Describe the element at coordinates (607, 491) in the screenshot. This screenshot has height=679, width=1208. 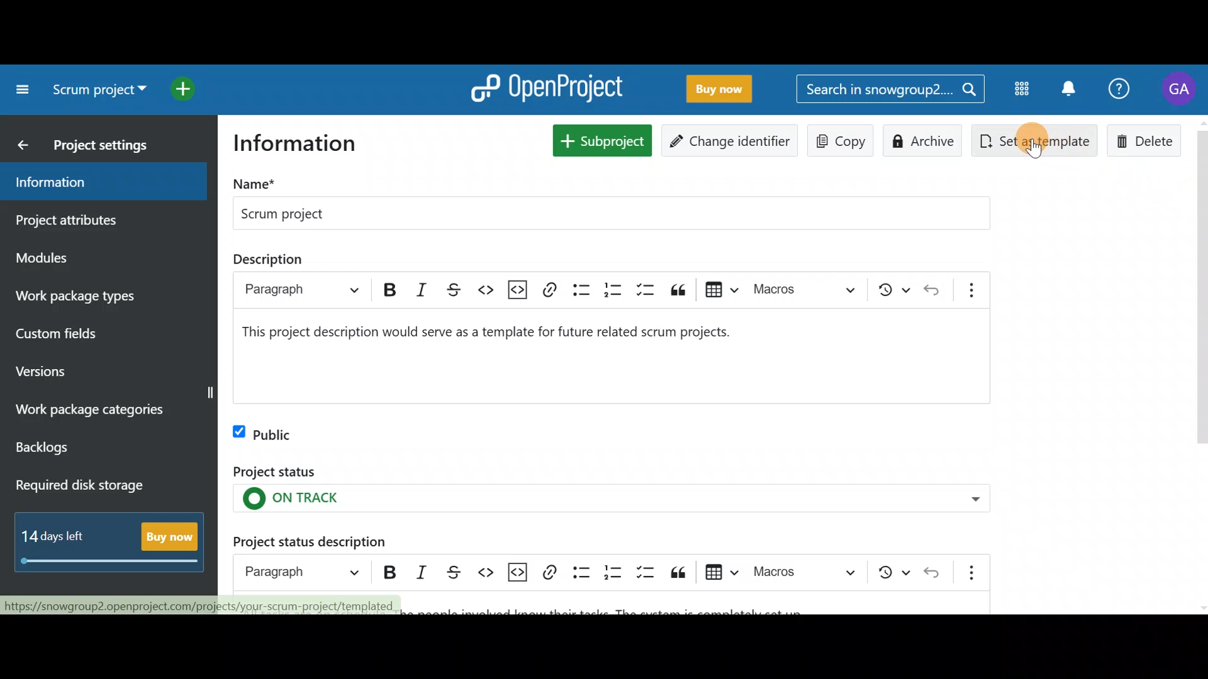
I see `Project status` at that location.